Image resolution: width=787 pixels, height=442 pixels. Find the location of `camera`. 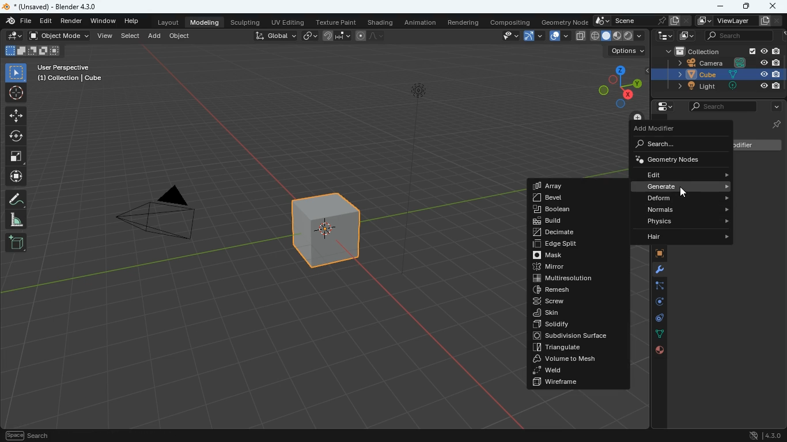

camera is located at coordinates (721, 63).